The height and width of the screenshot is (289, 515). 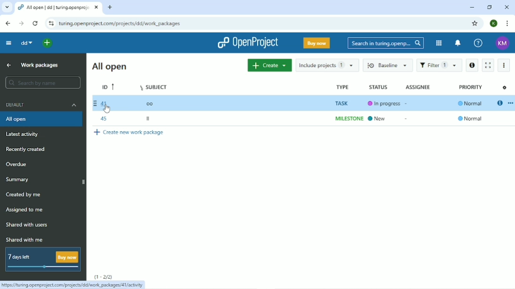 What do you see at coordinates (488, 7) in the screenshot?
I see `Restore down` at bounding box center [488, 7].